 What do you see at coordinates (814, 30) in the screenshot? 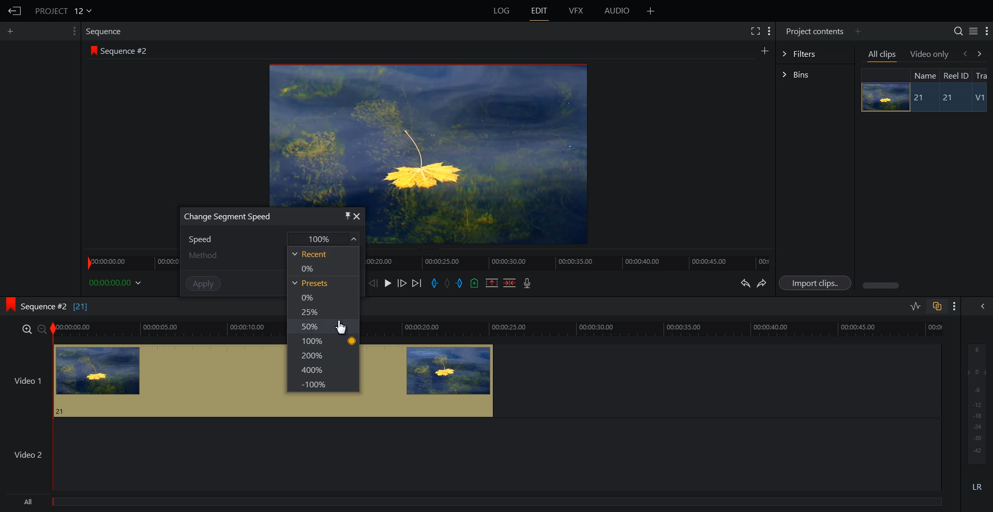
I see `Project contents` at bounding box center [814, 30].